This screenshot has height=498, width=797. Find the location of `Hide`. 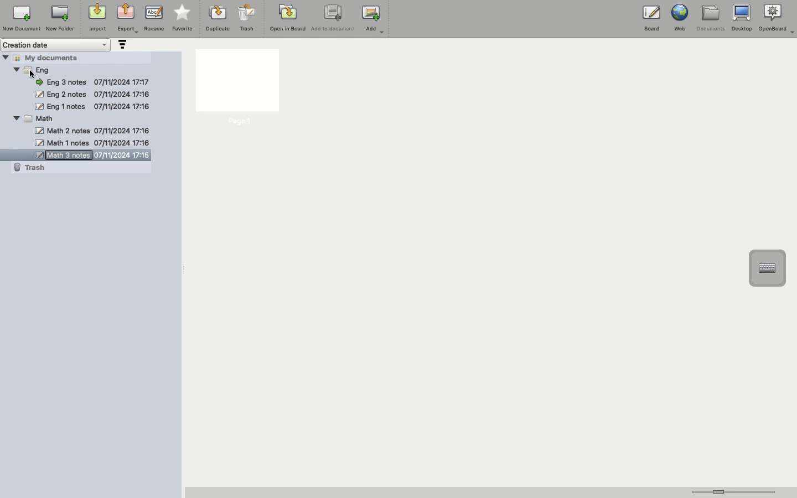

Hide is located at coordinates (15, 116).